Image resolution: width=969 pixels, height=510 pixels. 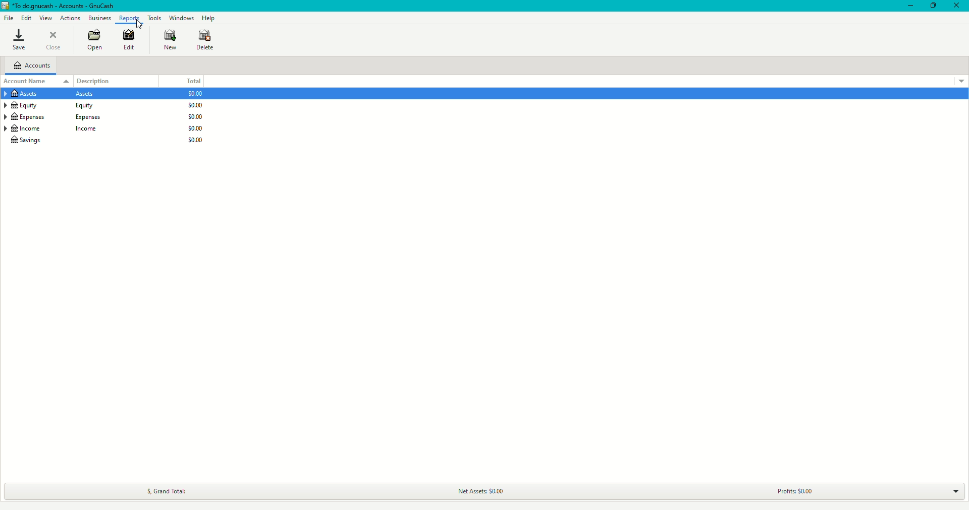 I want to click on cursor, so click(x=138, y=24).